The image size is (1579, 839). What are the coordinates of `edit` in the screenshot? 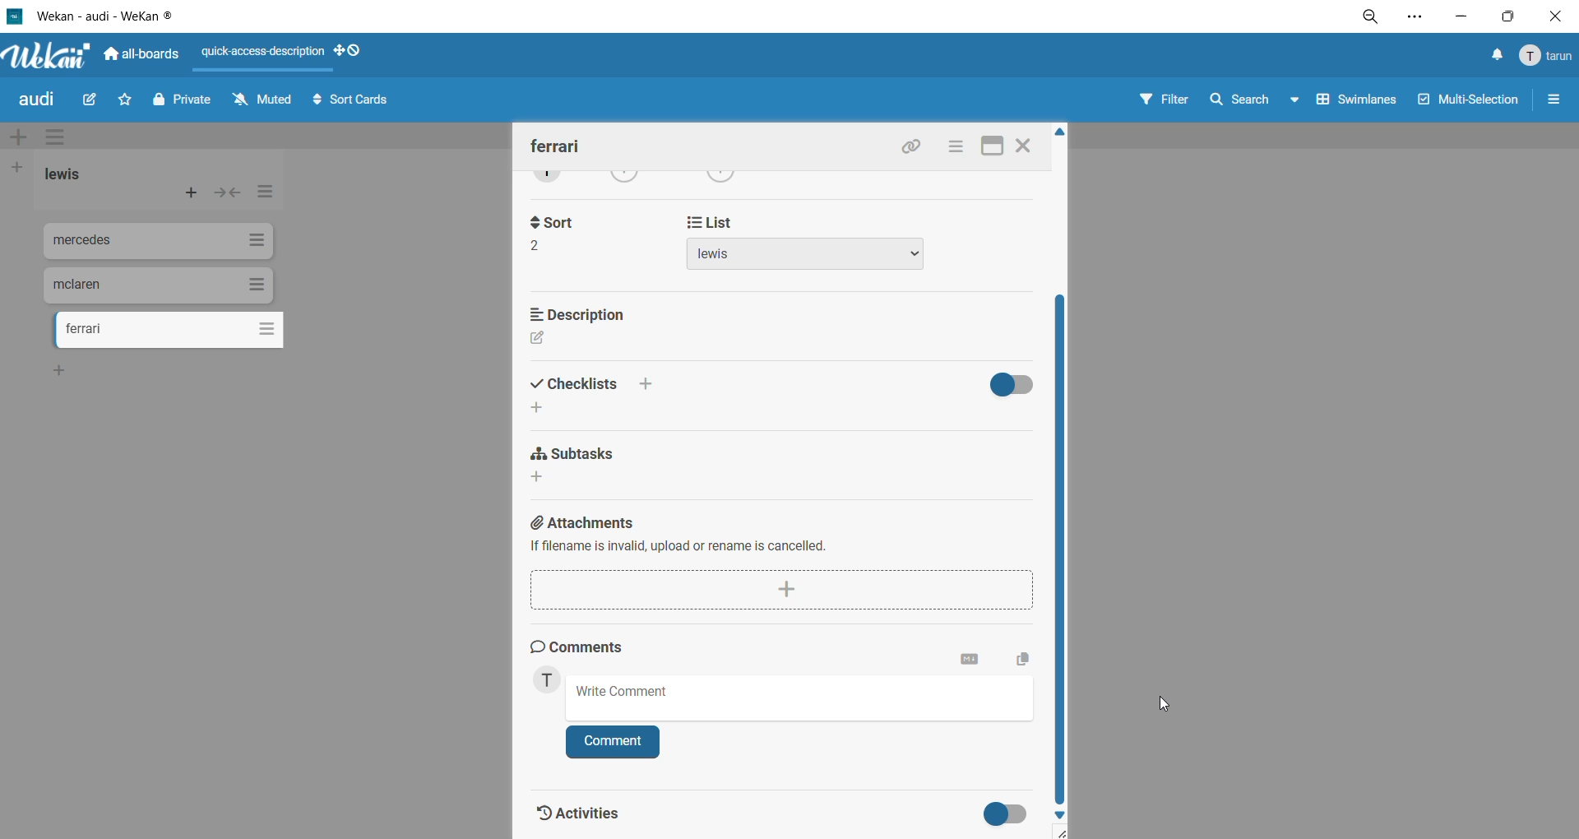 It's located at (539, 340).